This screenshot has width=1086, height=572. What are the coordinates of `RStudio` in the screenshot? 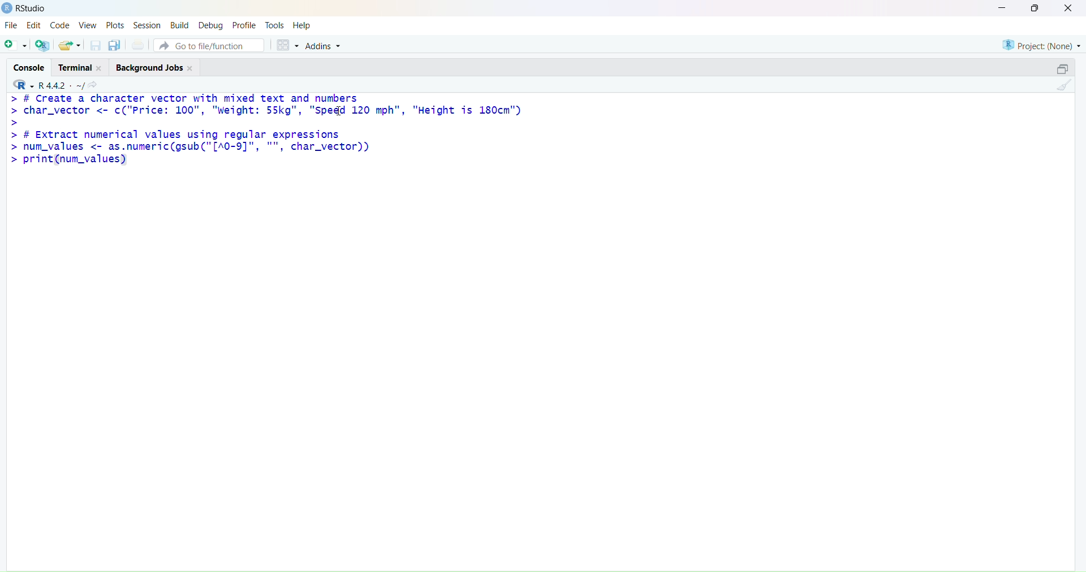 It's located at (32, 8).